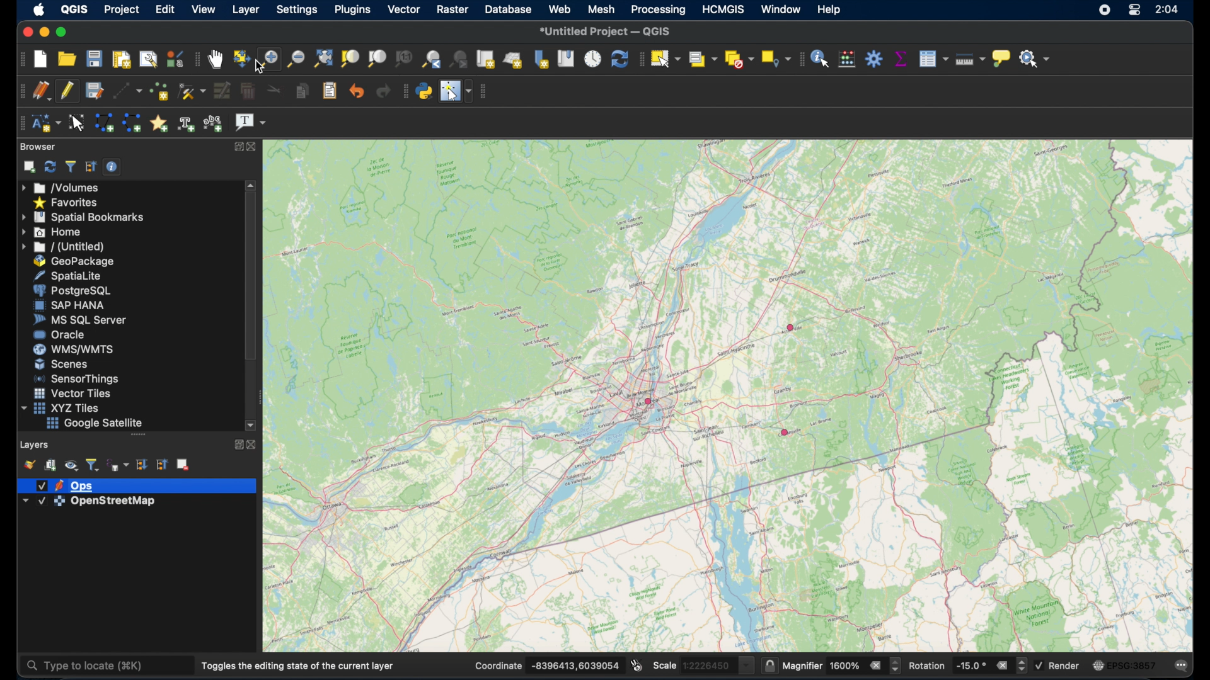 The height and width of the screenshot is (680, 1210). Describe the element at coordinates (801, 60) in the screenshot. I see `attributes toolbar` at that location.